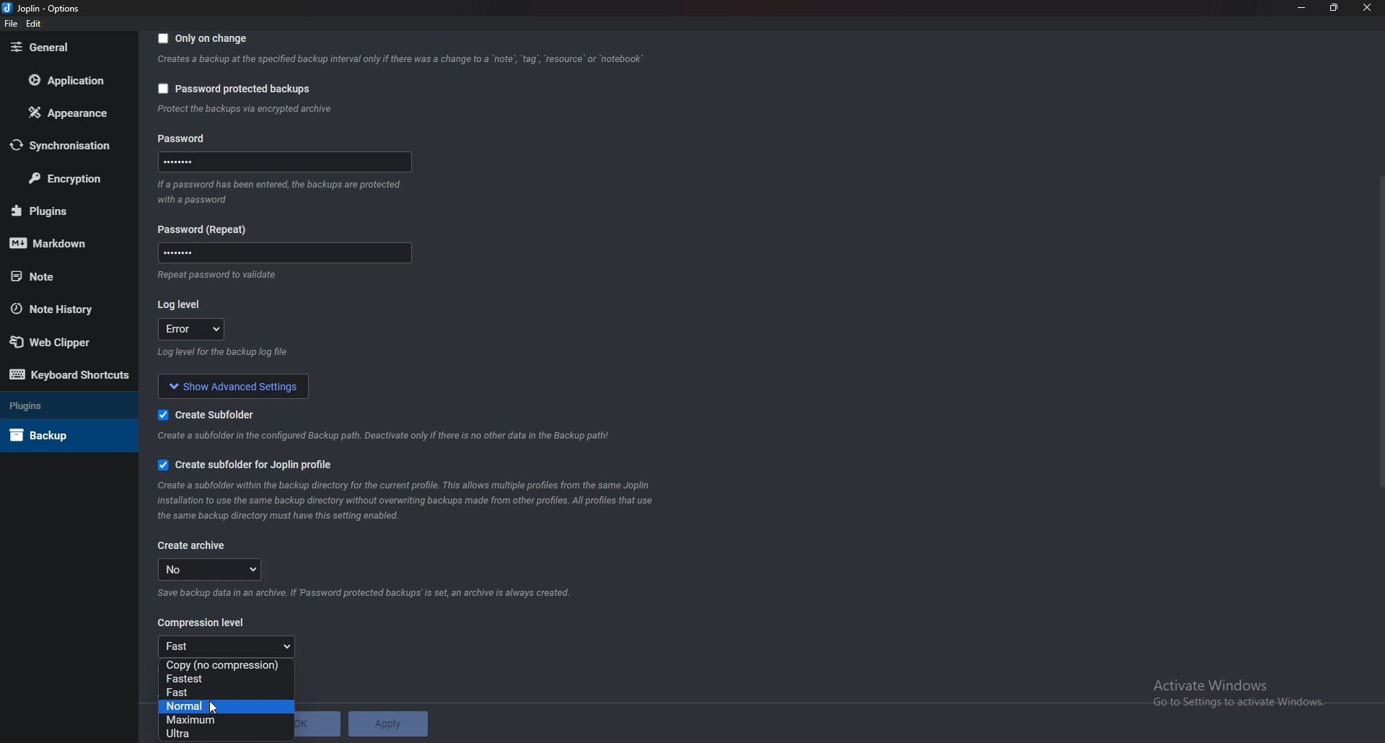 The image size is (1385, 743). Describe the element at coordinates (61, 407) in the screenshot. I see `Plugins` at that location.